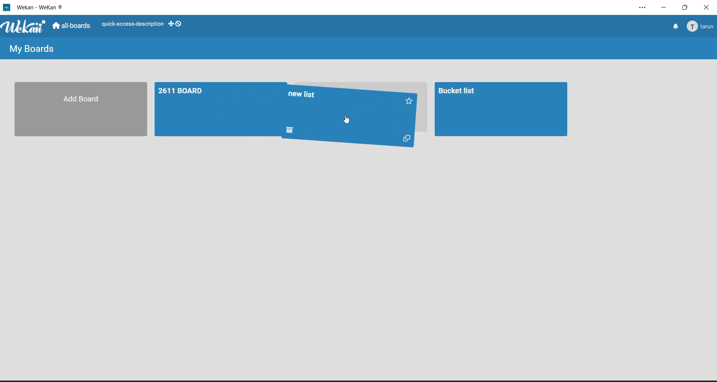  What do you see at coordinates (645, 8) in the screenshot?
I see `settings` at bounding box center [645, 8].